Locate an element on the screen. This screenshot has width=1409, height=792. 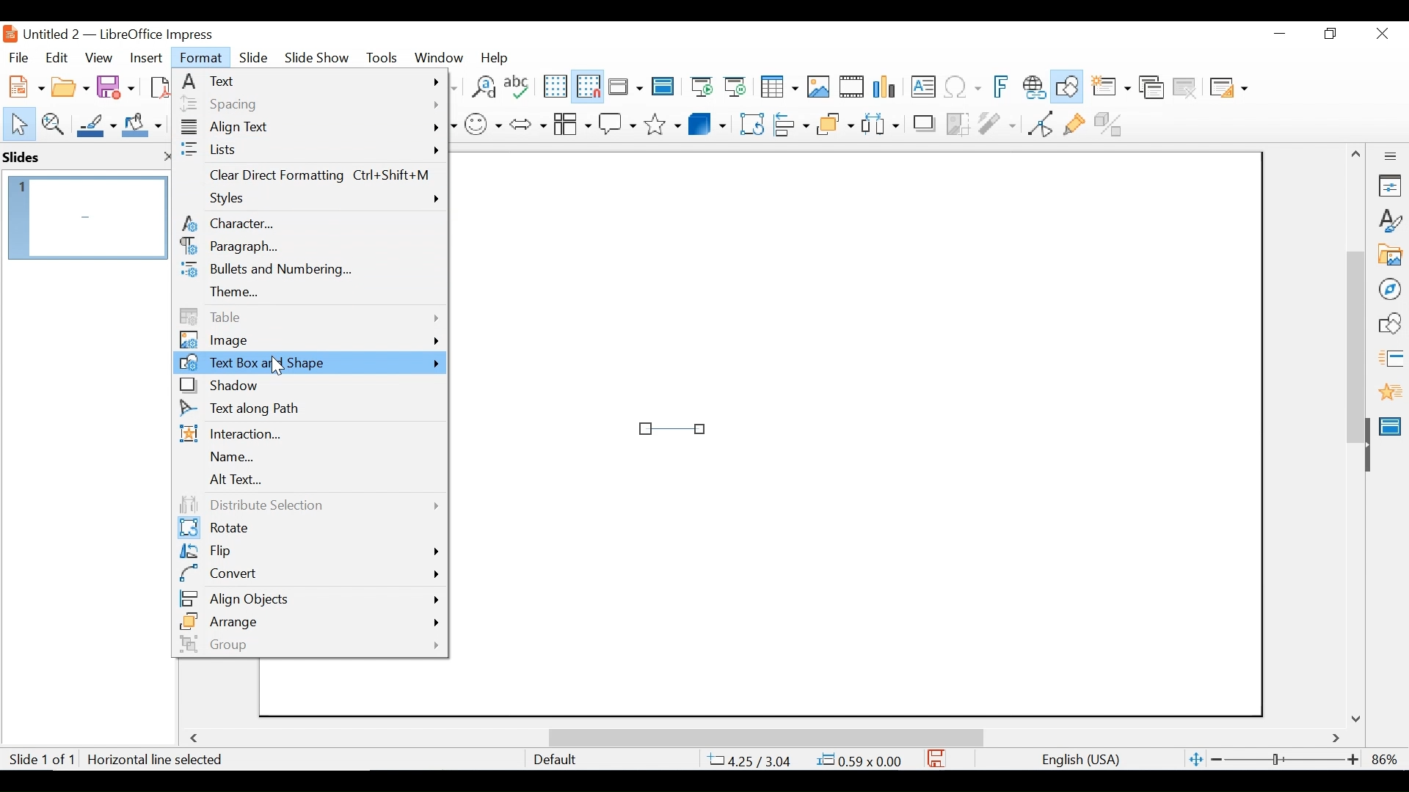
Horizontal line Selected is located at coordinates (157, 760).